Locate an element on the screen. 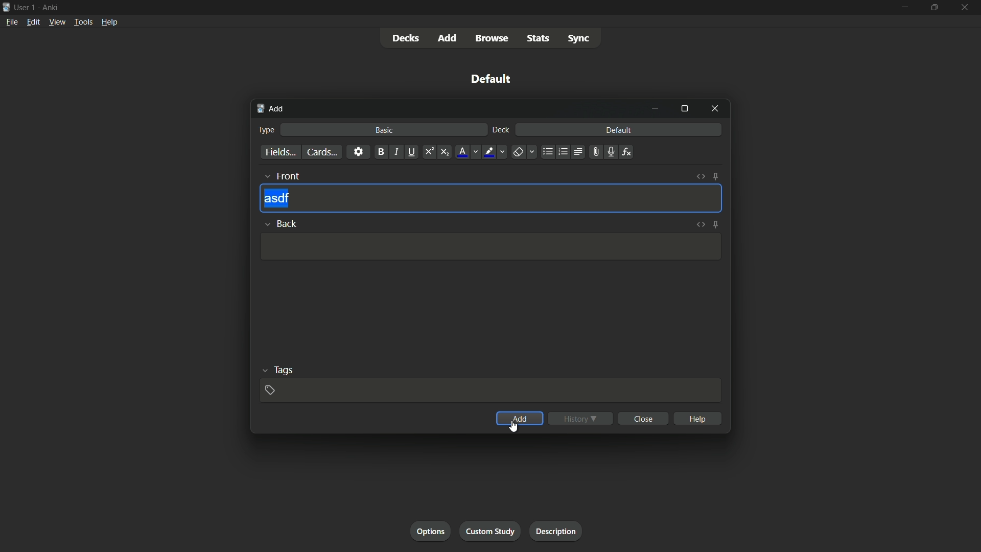 The width and height of the screenshot is (981, 552). front is located at coordinates (281, 175).